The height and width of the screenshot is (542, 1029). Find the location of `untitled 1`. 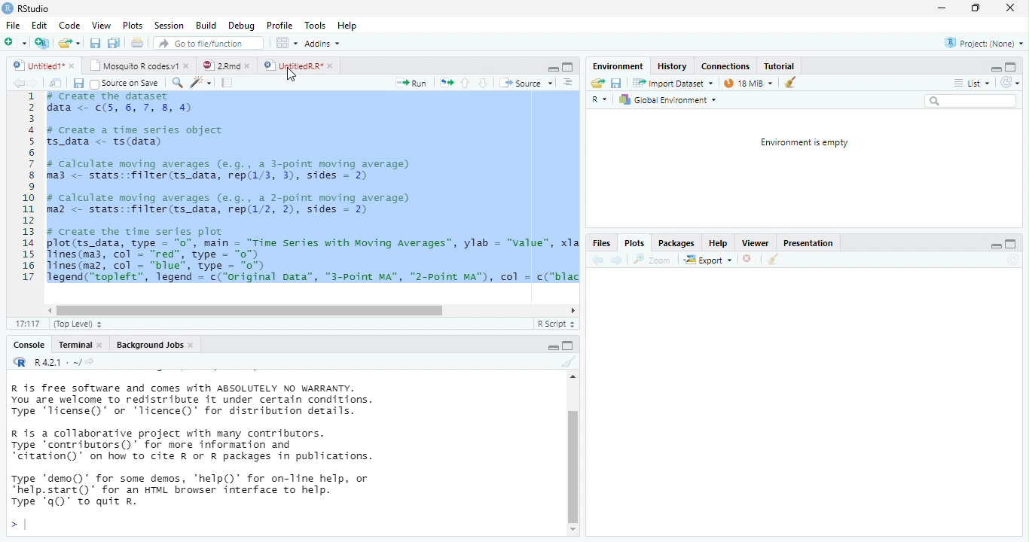

untitled 1 is located at coordinates (35, 65).